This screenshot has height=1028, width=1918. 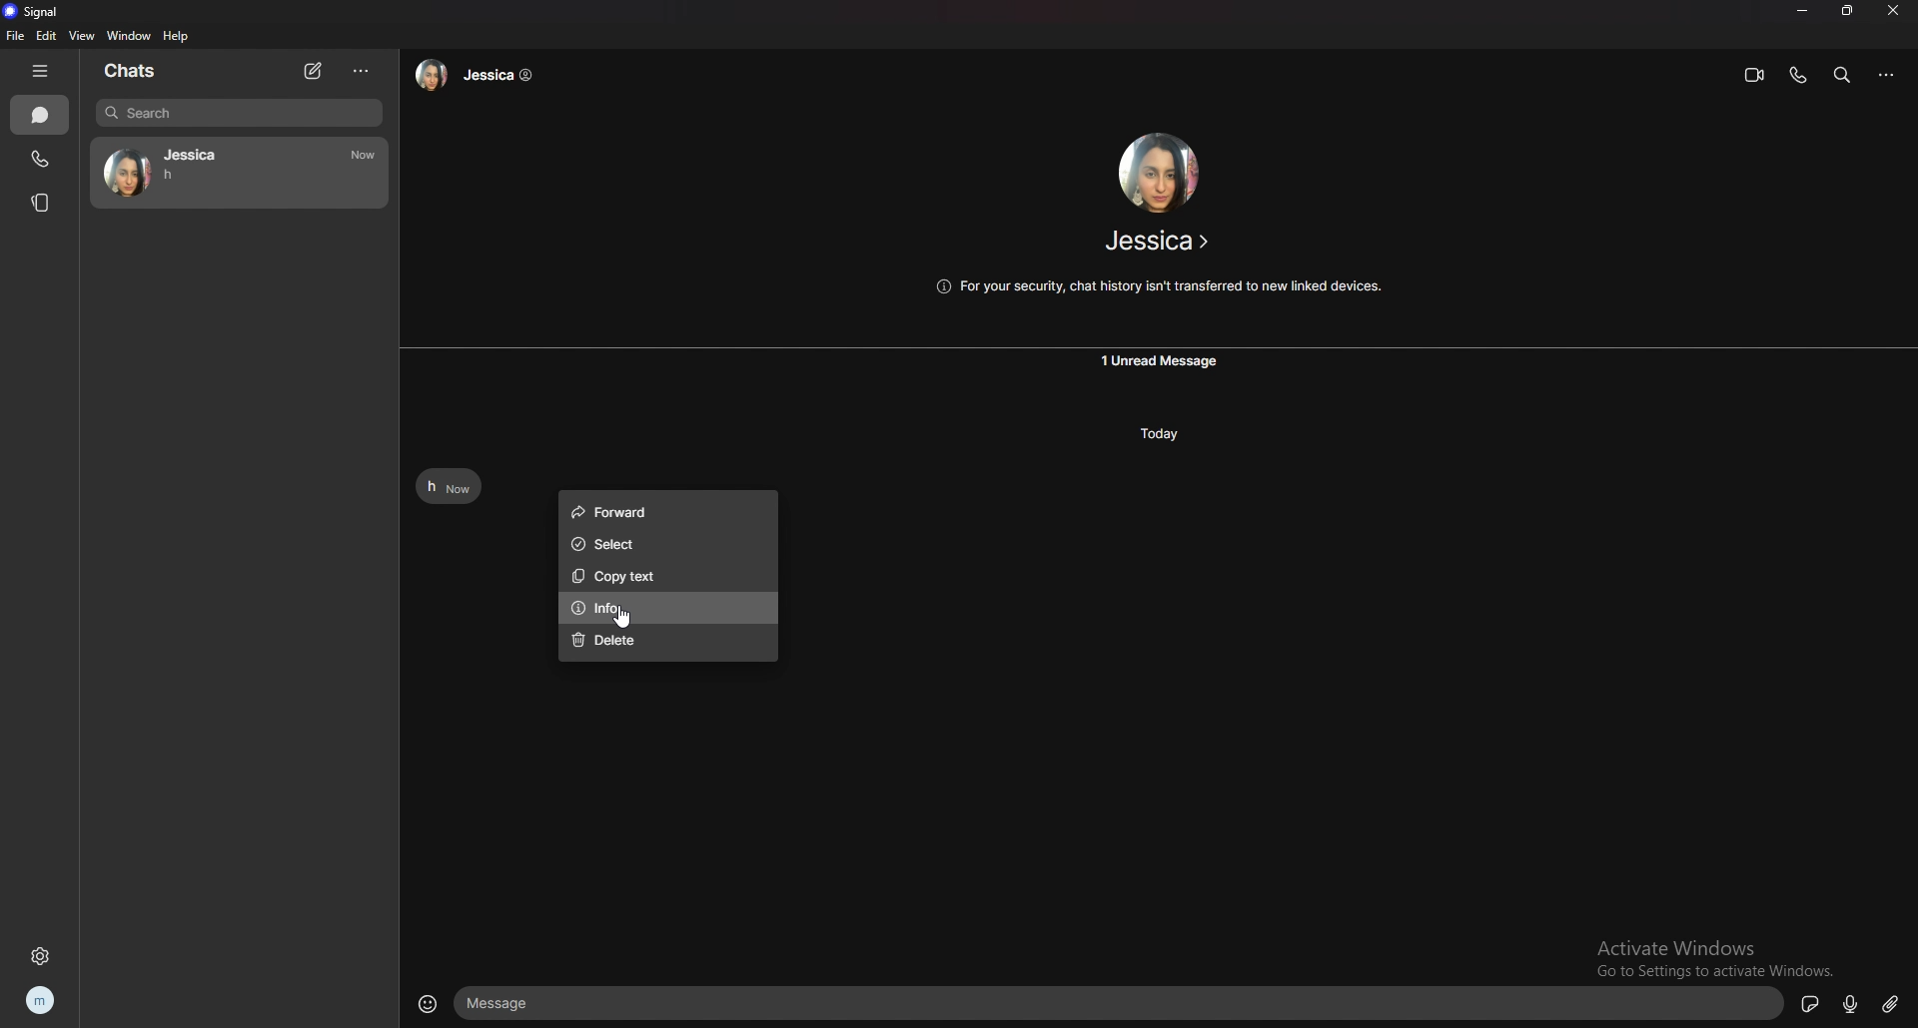 What do you see at coordinates (664, 610) in the screenshot?
I see `info` at bounding box center [664, 610].